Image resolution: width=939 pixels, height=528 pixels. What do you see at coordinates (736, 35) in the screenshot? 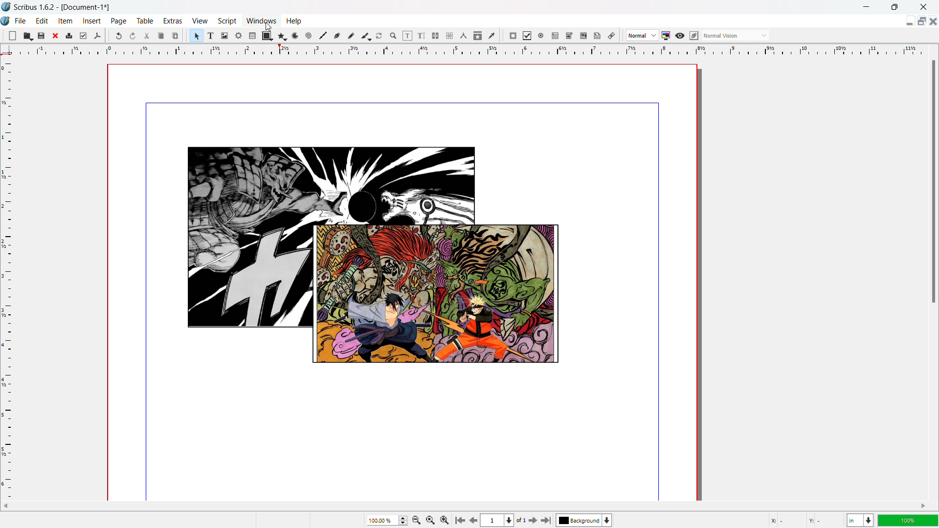
I see `select the visyal appearance of the display` at bounding box center [736, 35].